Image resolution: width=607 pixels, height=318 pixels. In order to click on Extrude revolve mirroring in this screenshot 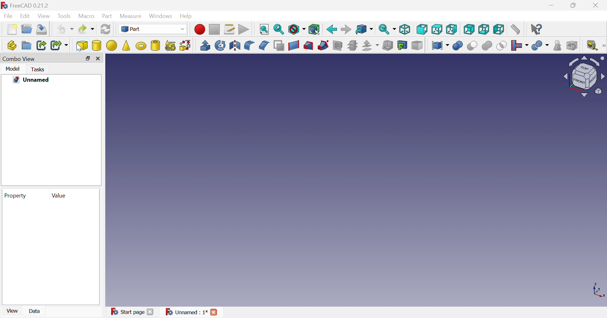, I will do `click(205, 45)`.